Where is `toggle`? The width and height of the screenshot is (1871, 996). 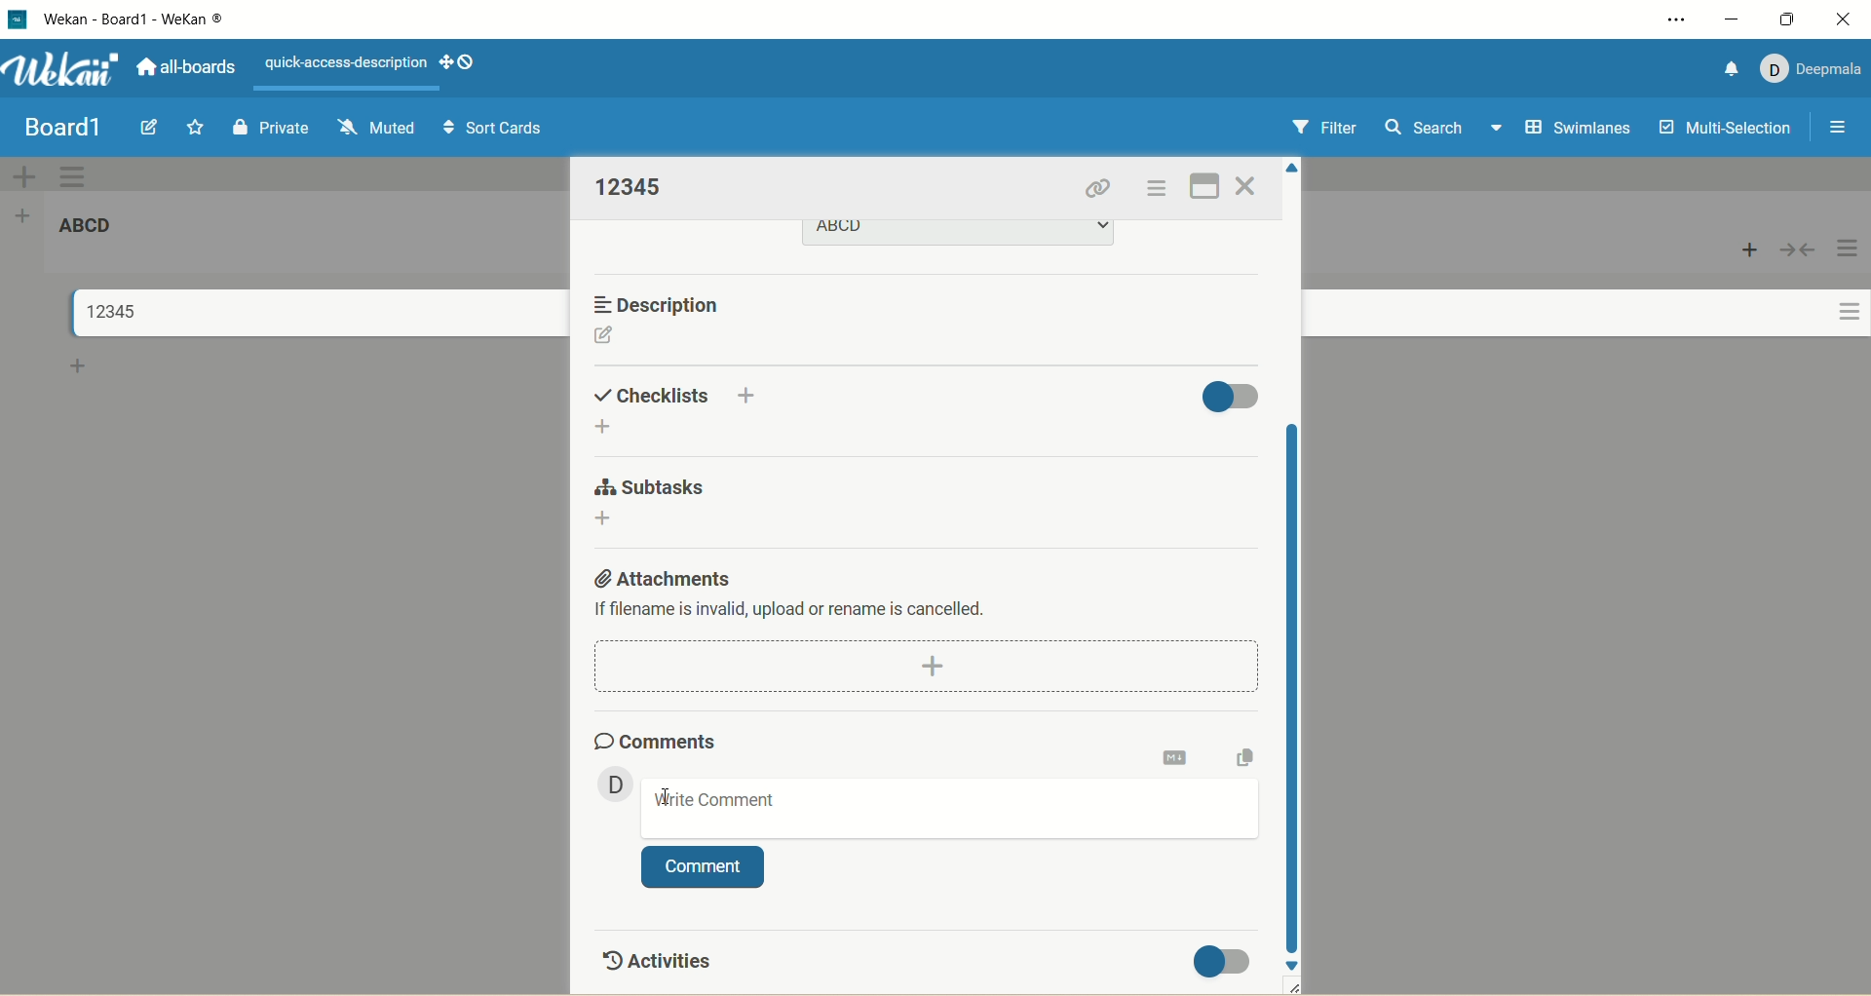 toggle is located at coordinates (1227, 961).